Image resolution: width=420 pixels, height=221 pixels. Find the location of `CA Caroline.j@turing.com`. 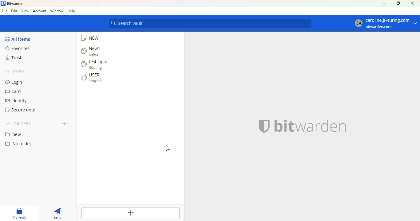

CA Caroline.j@turing.com is located at coordinates (386, 24).